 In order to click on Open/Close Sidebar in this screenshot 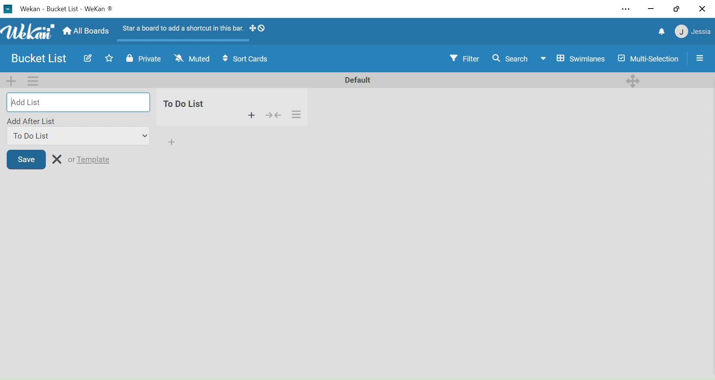, I will do `click(701, 57)`.